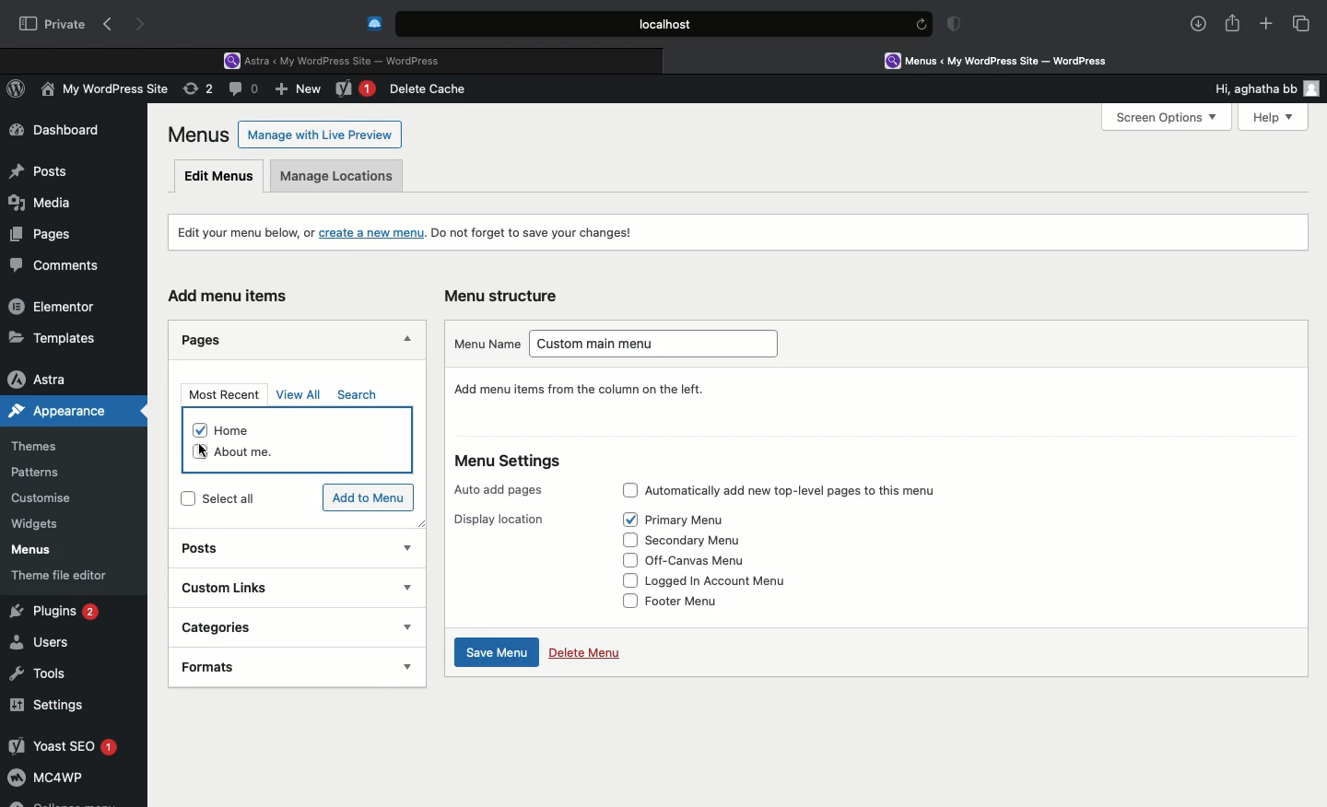 The image size is (1327, 807). What do you see at coordinates (42, 200) in the screenshot?
I see `Media` at bounding box center [42, 200].